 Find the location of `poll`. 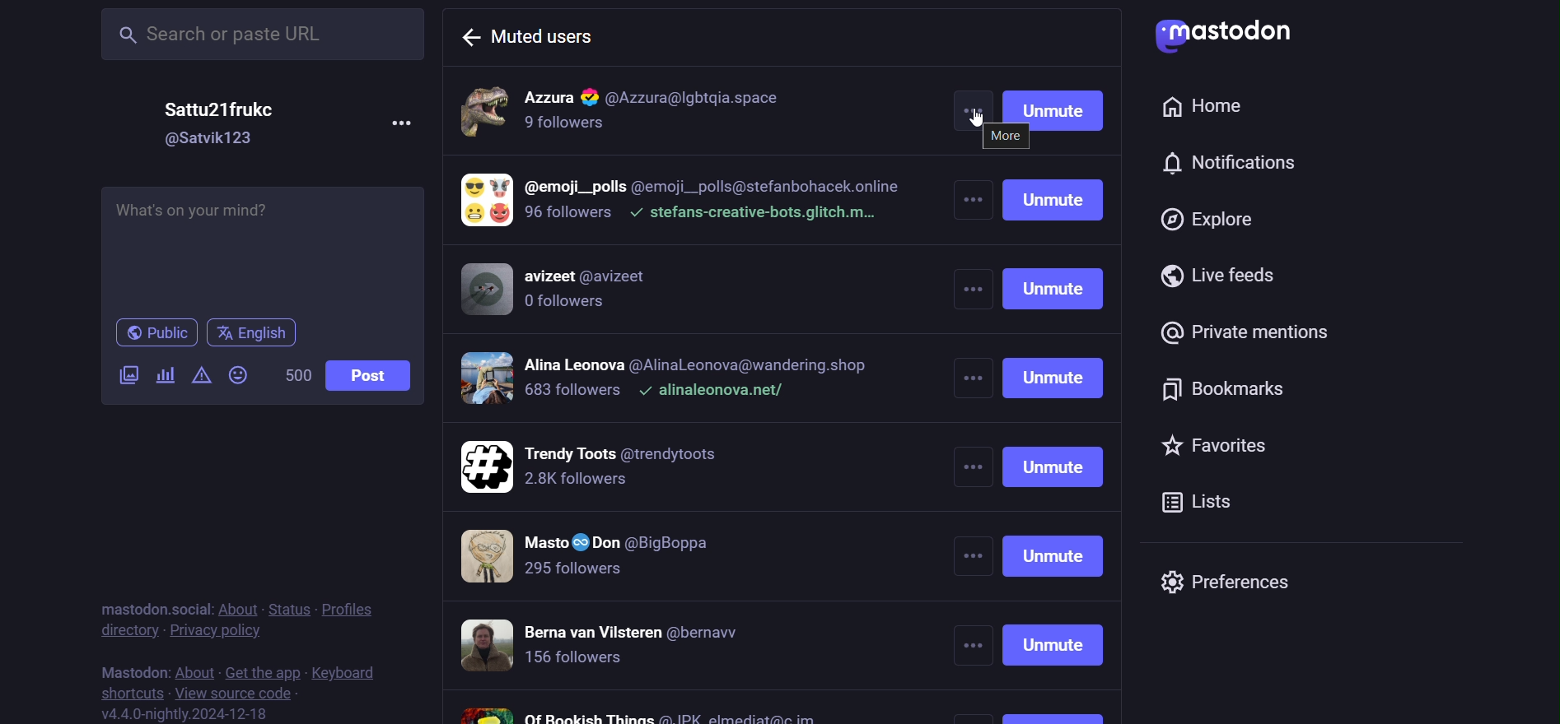

poll is located at coordinates (164, 377).